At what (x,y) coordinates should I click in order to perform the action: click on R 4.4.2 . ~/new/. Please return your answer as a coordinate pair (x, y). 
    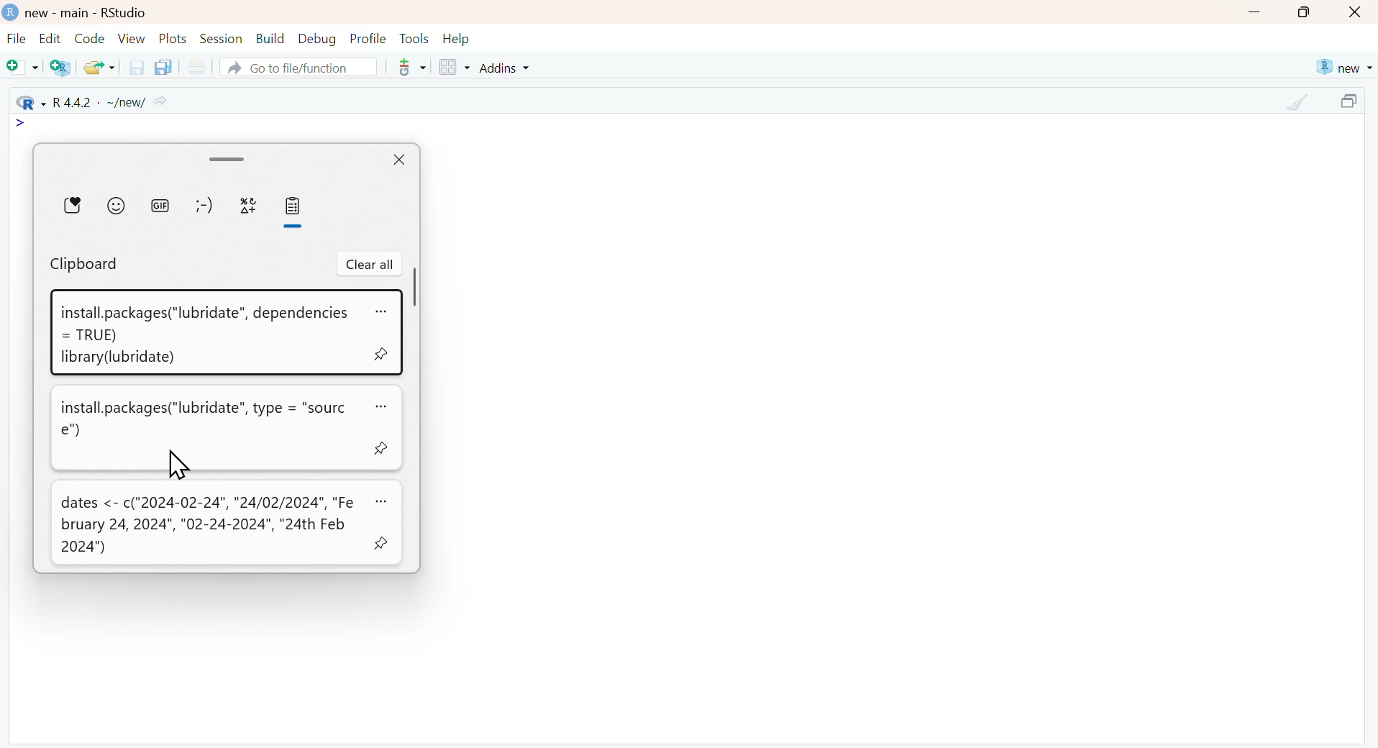
    Looking at the image, I should click on (93, 101).